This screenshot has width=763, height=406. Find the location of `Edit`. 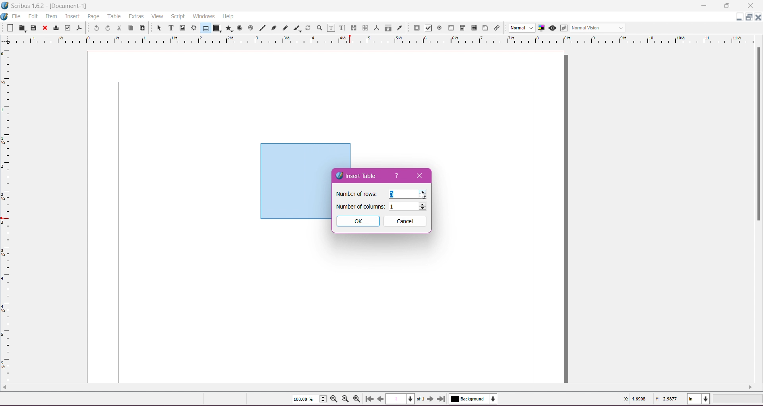

Edit is located at coordinates (34, 16).